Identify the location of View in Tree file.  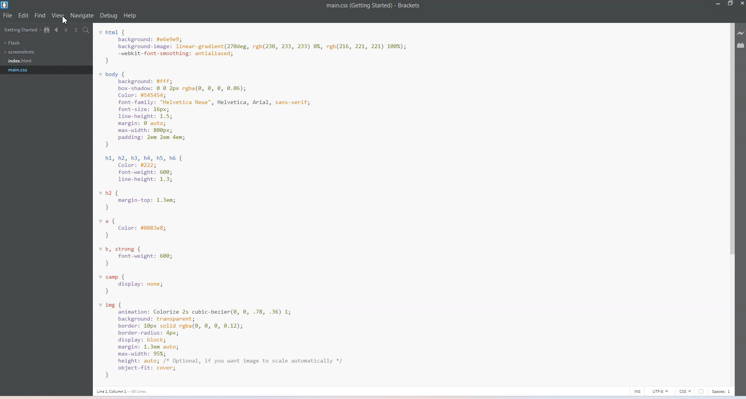
(47, 30).